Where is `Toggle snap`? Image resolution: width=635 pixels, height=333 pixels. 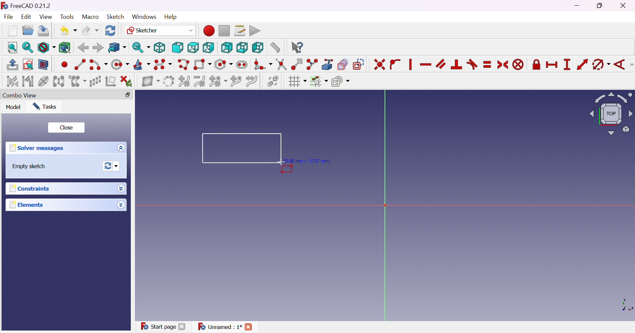 Toggle snap is located at coordinates (318, 81).